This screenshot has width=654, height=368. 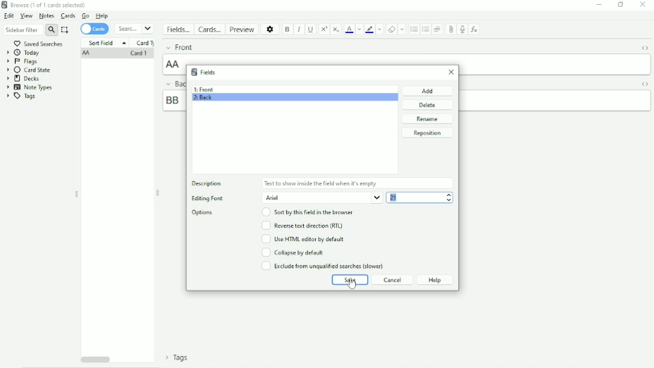 I want to click on Save, so click(x=350, y=280).